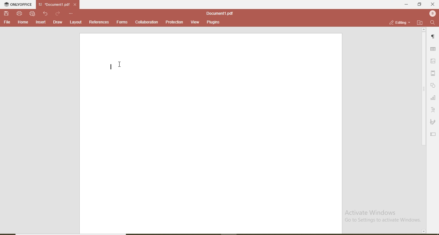 The width and height of the screenshot is (439, 235). I want to click on references, so click(99, 22).